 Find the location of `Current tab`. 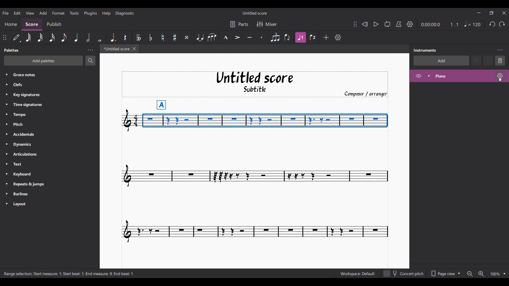

Current tab is located at coordinates (115, 49).